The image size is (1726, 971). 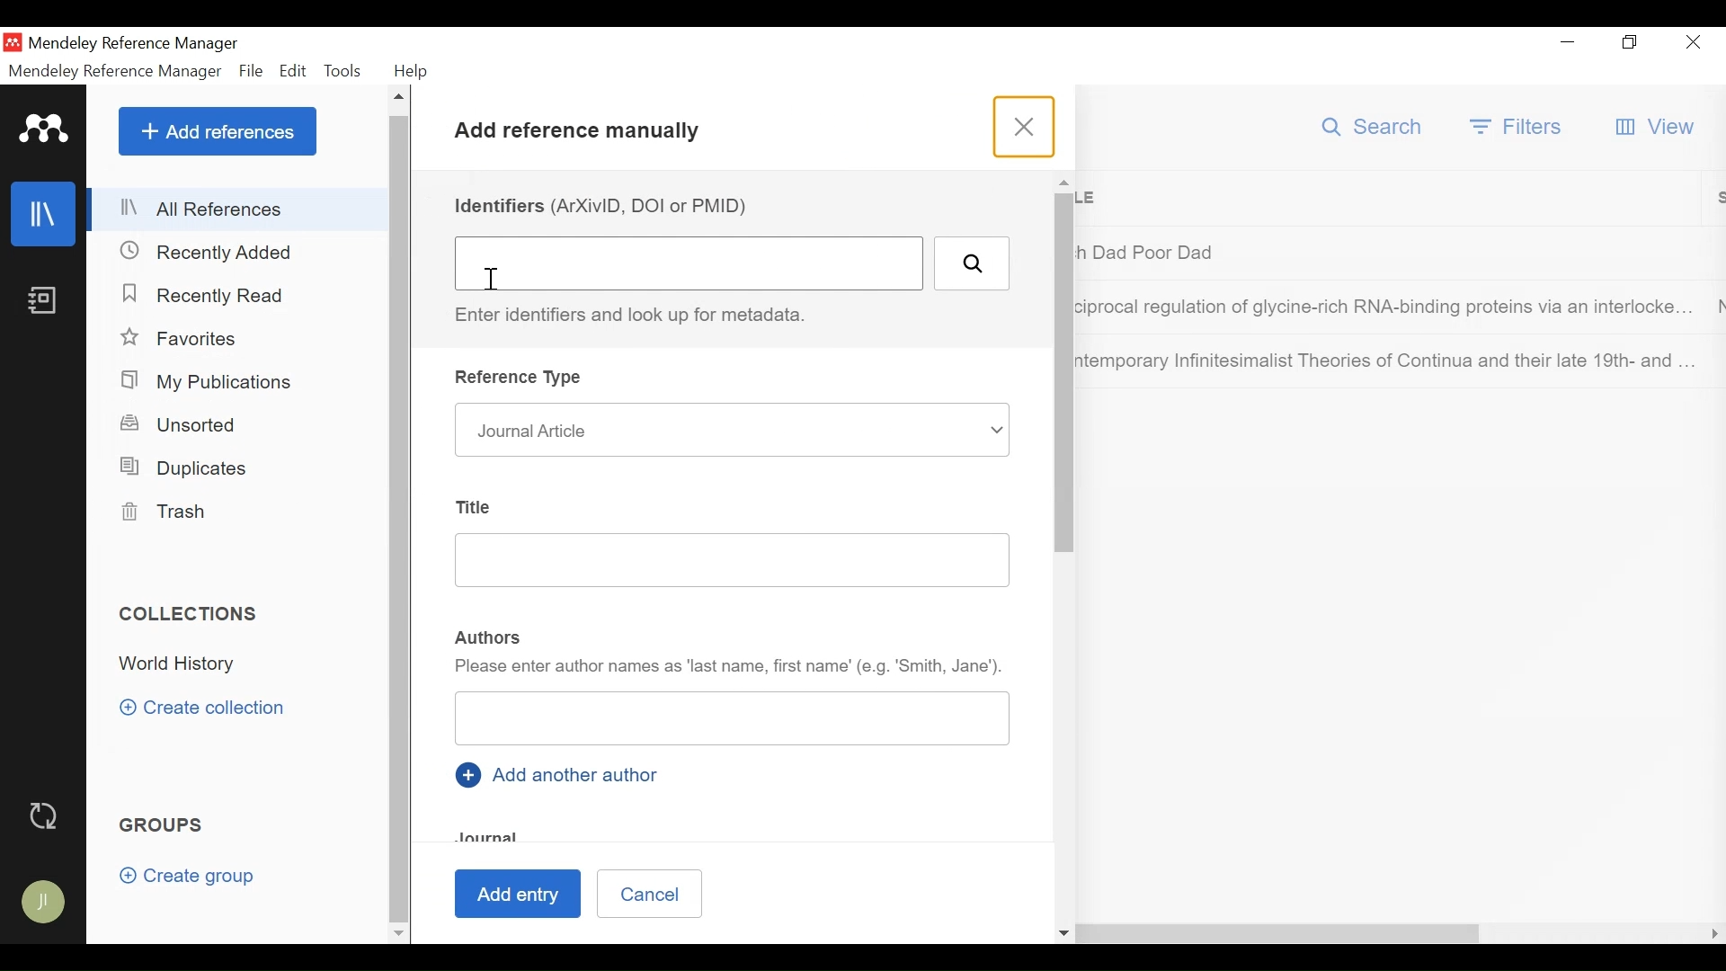 What do you see at coordinates (564, 774) in the screenshot?
I see `Add another author` at bounding box center [564, 774].